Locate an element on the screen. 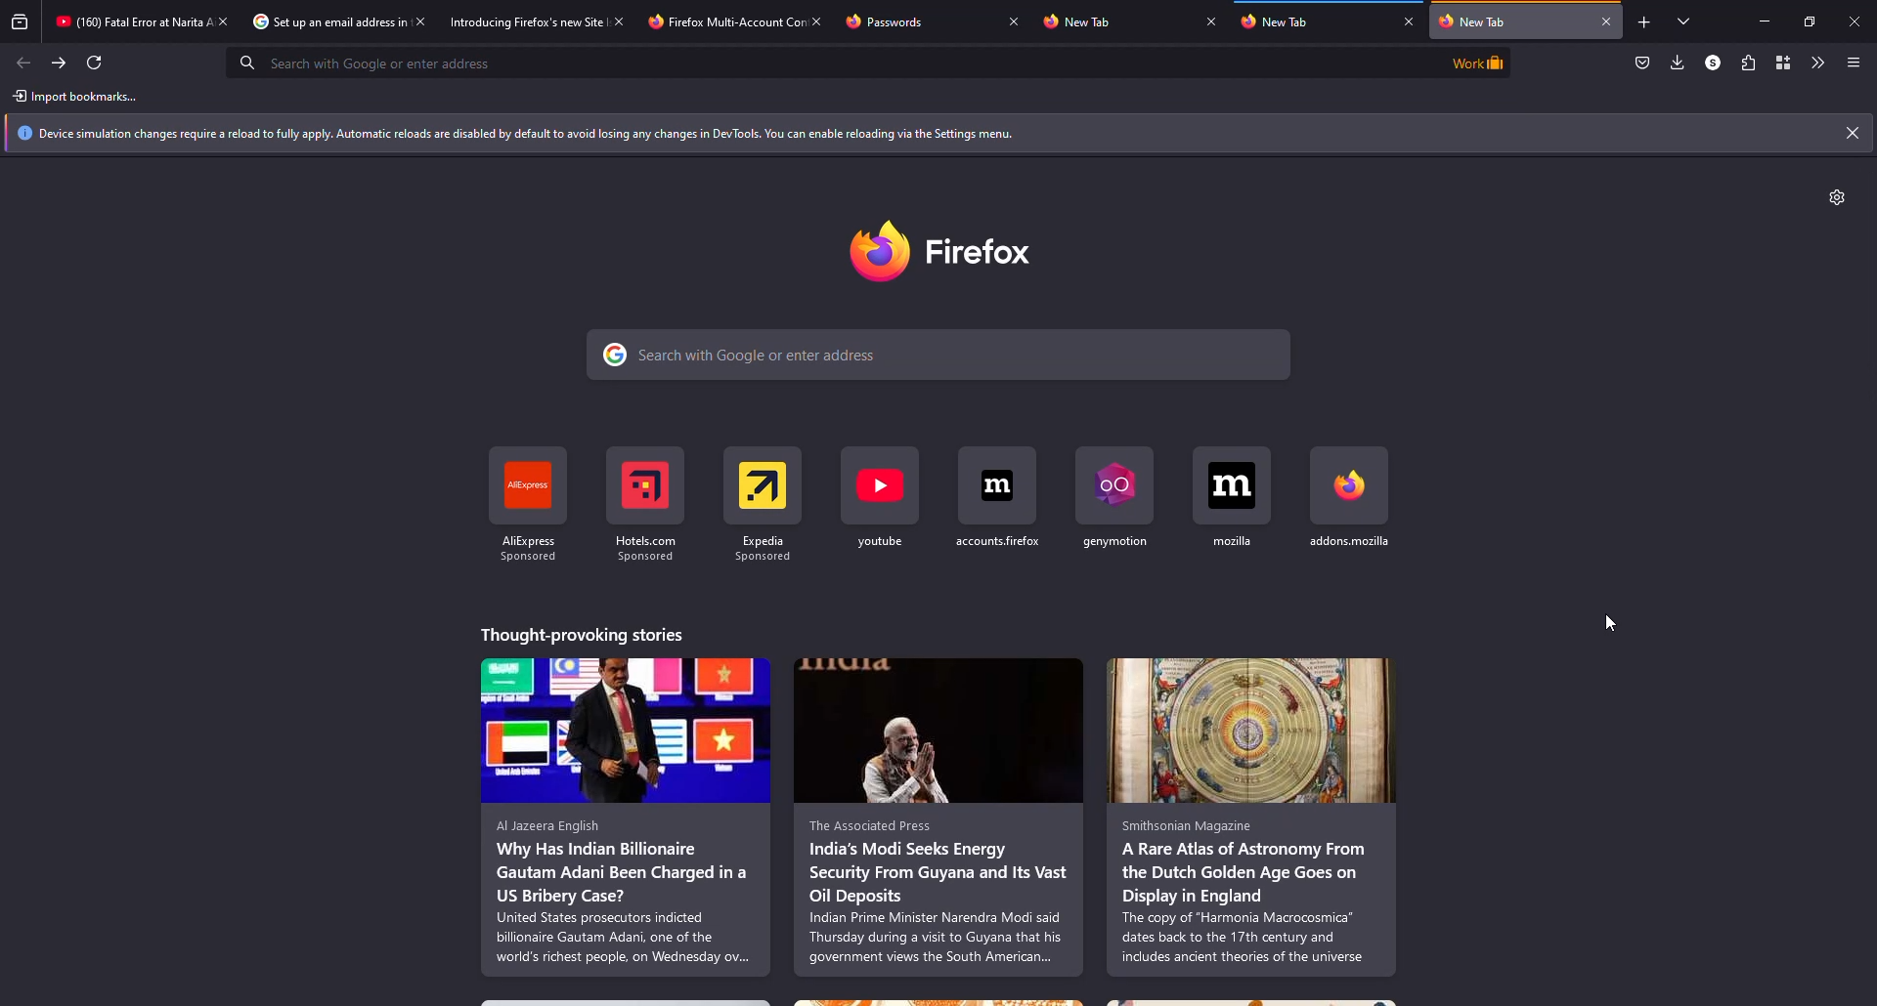 The image size is (1877, 1006). close is located at coordinates (225, 21).